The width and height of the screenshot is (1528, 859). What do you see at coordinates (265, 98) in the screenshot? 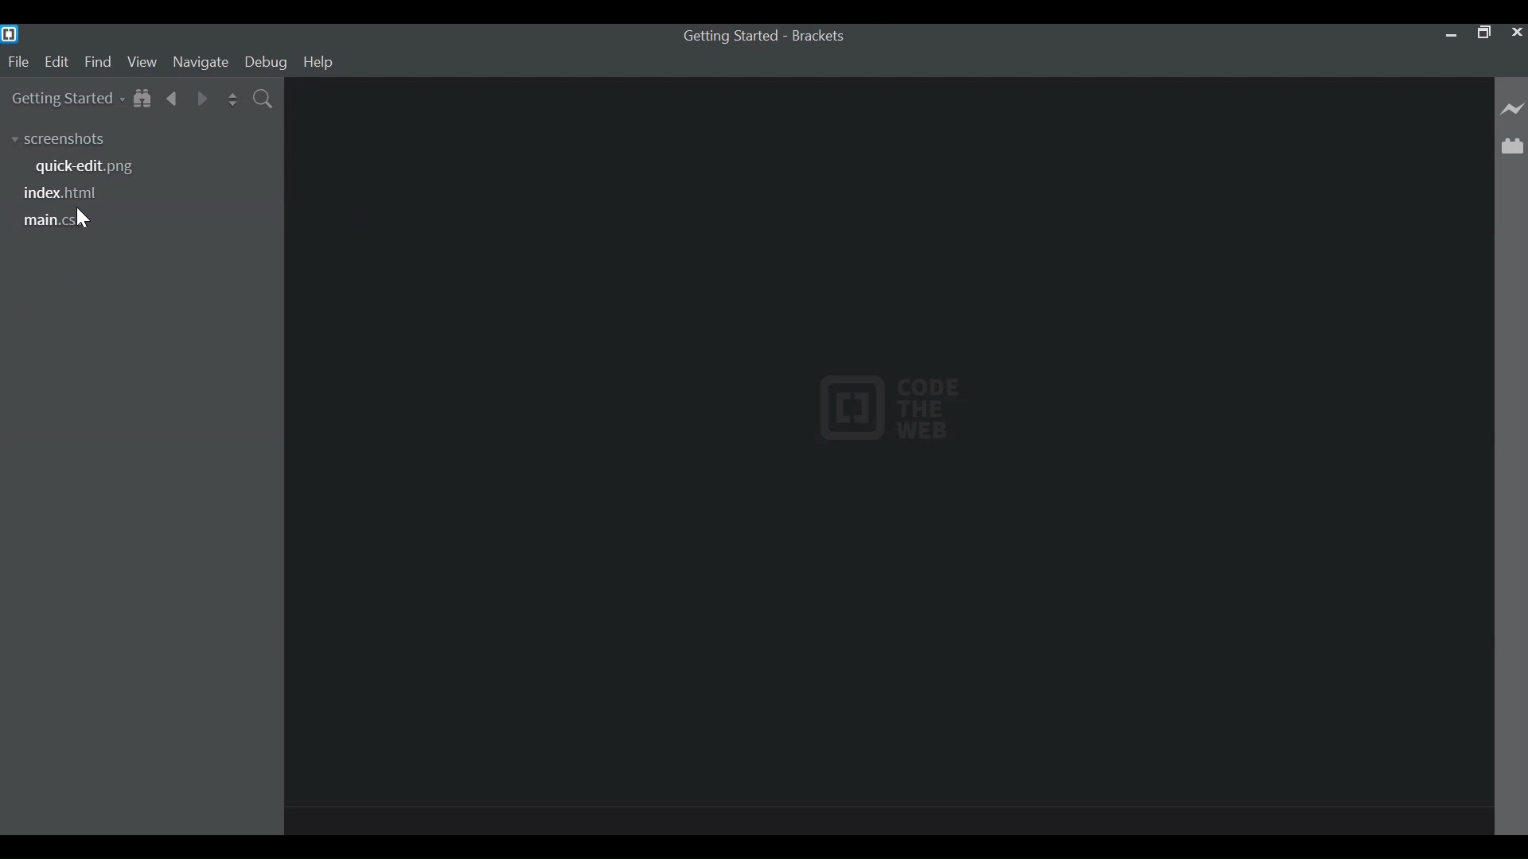
I see `Find in Files` at bounding box center [265, 98].